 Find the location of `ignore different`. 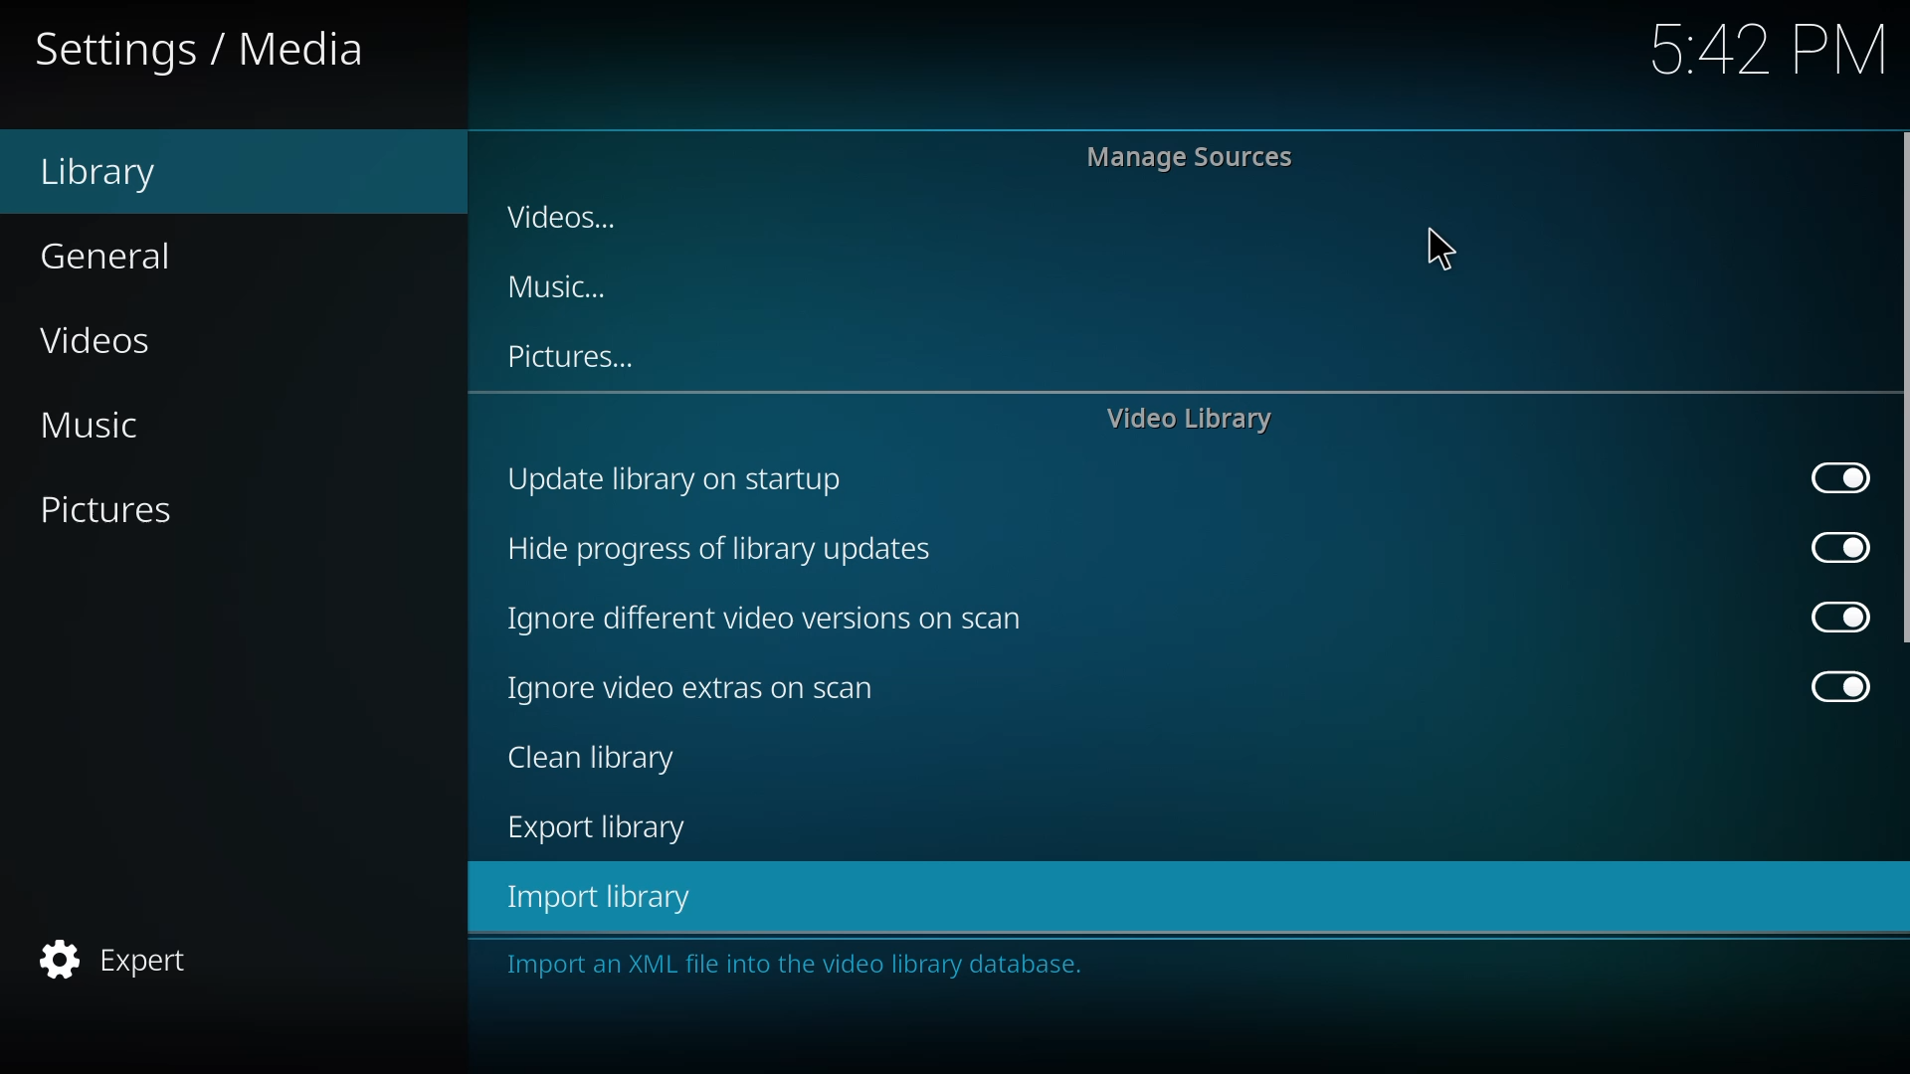

ignore different is located at coordinates (770, 621).